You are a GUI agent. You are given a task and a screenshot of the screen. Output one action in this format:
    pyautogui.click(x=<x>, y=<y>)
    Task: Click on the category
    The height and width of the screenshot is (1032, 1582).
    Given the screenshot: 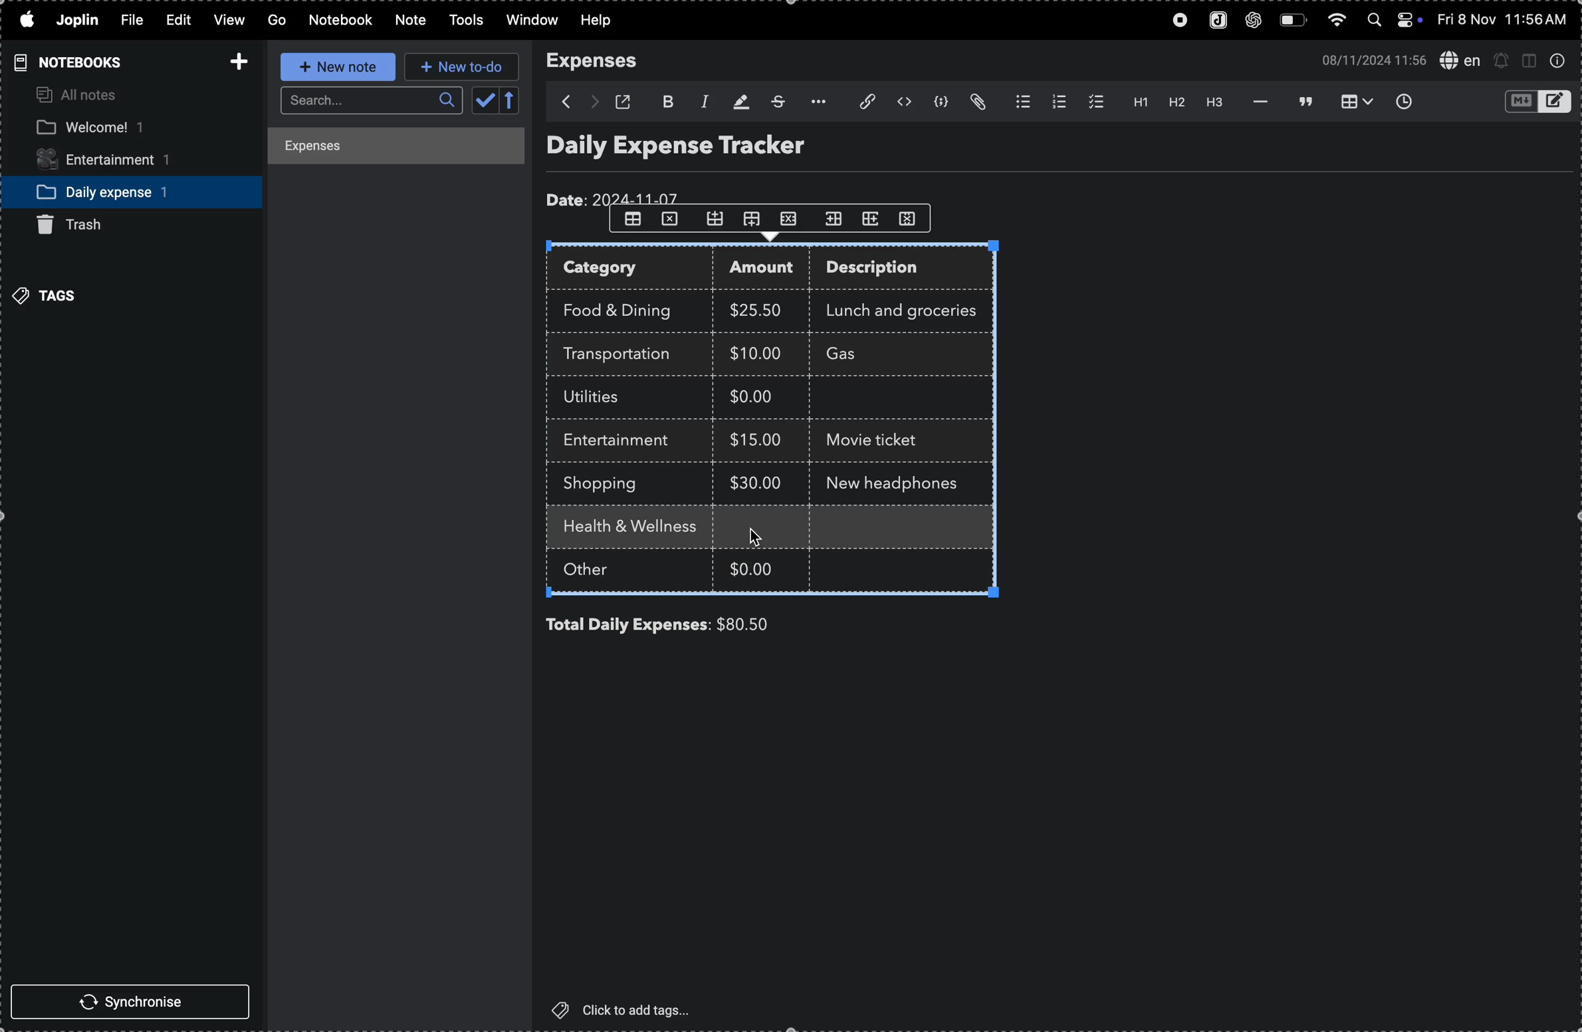 What is the action you would take?
    pyautogui.click(x=632, y=269)
    